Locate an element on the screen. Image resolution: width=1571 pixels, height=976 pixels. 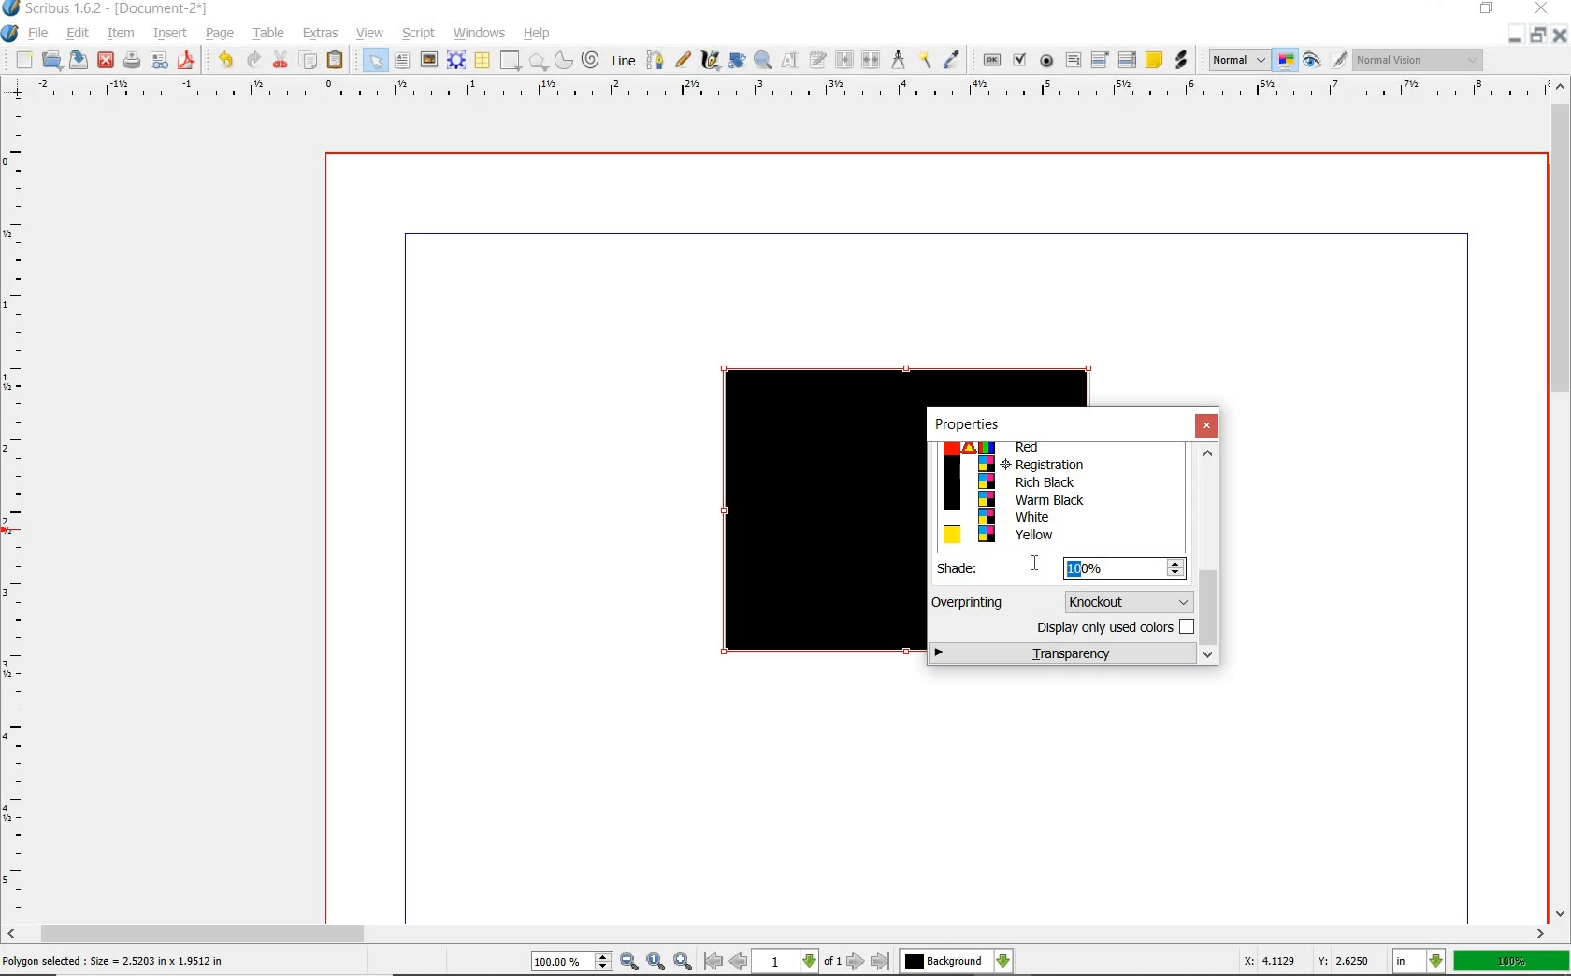
preview mode is located at coordinates (1313, 63).